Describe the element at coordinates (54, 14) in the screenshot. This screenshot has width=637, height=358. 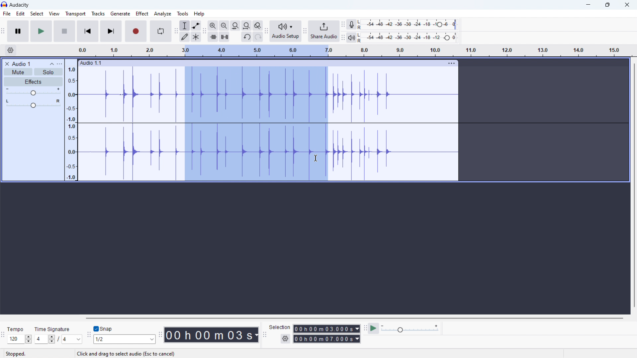
I see `view` at that location.